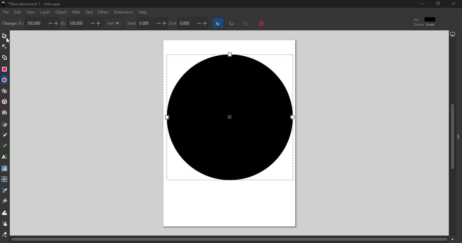 Image resolution: width=462 pixels, height=243 pixels. I want to click on File name, so click(32, 4).